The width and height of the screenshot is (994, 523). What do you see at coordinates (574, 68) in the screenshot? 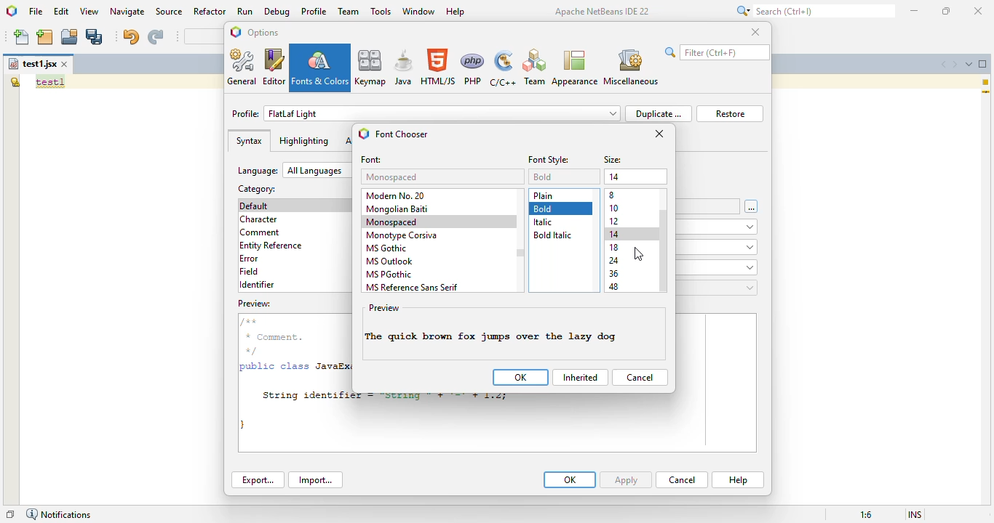
I see `appearance` at bounding box center [574, 68].